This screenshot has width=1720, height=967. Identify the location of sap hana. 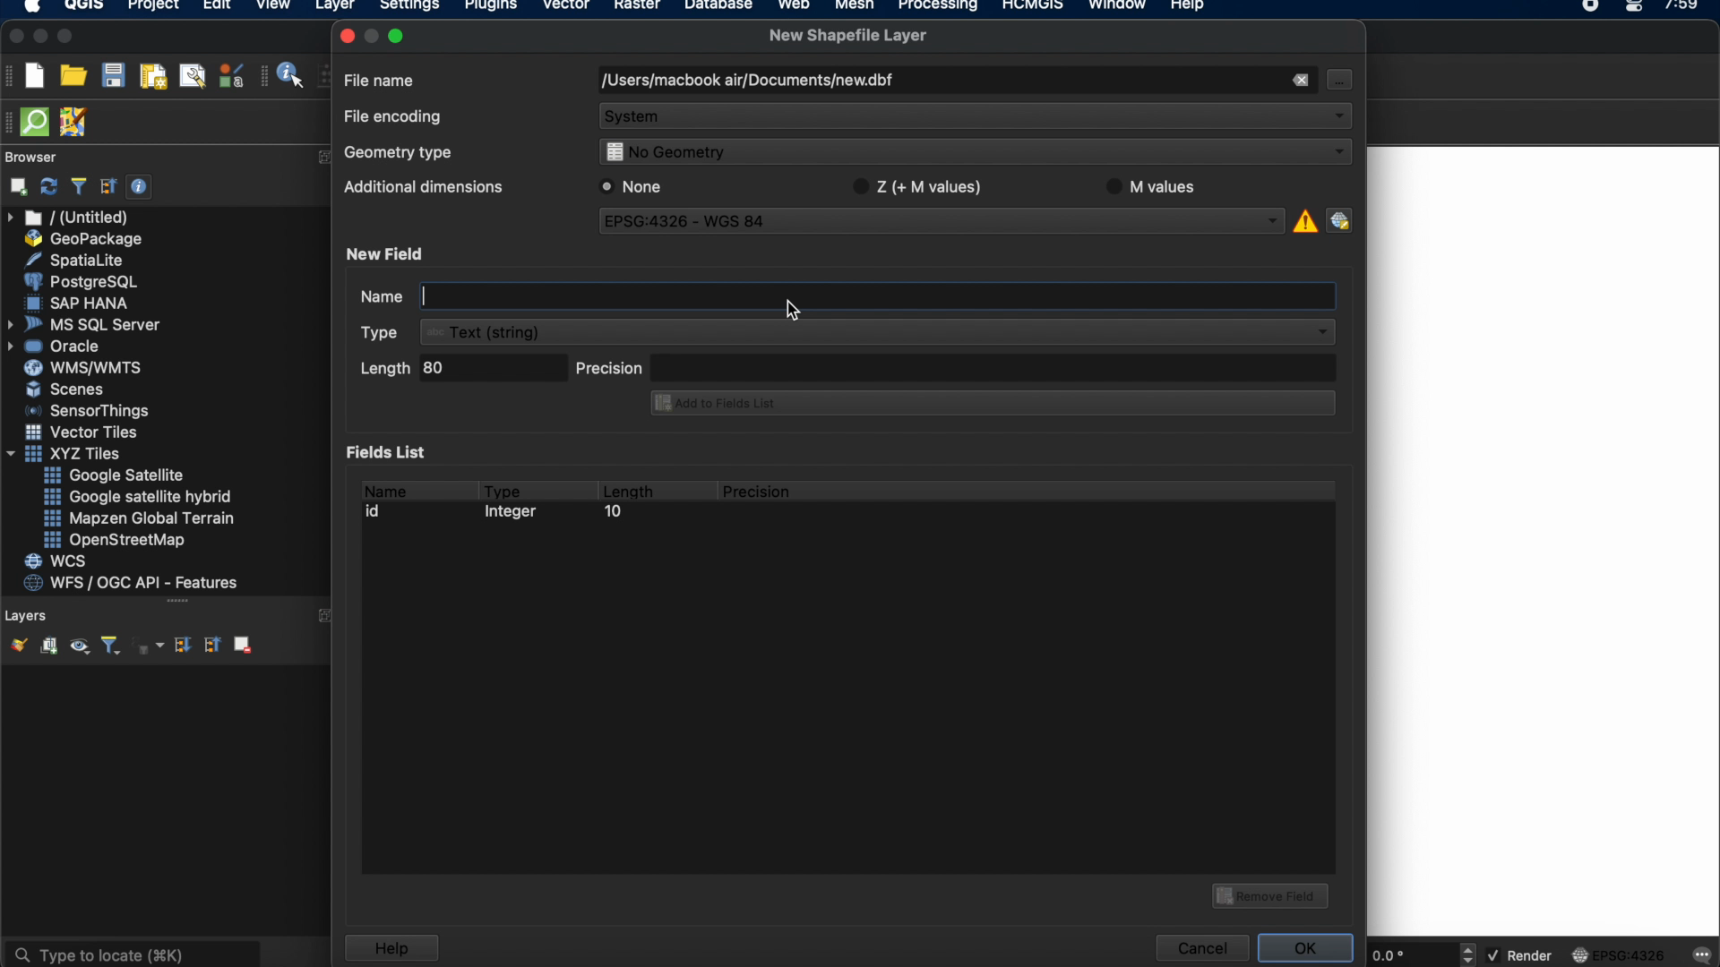
(80, 303).